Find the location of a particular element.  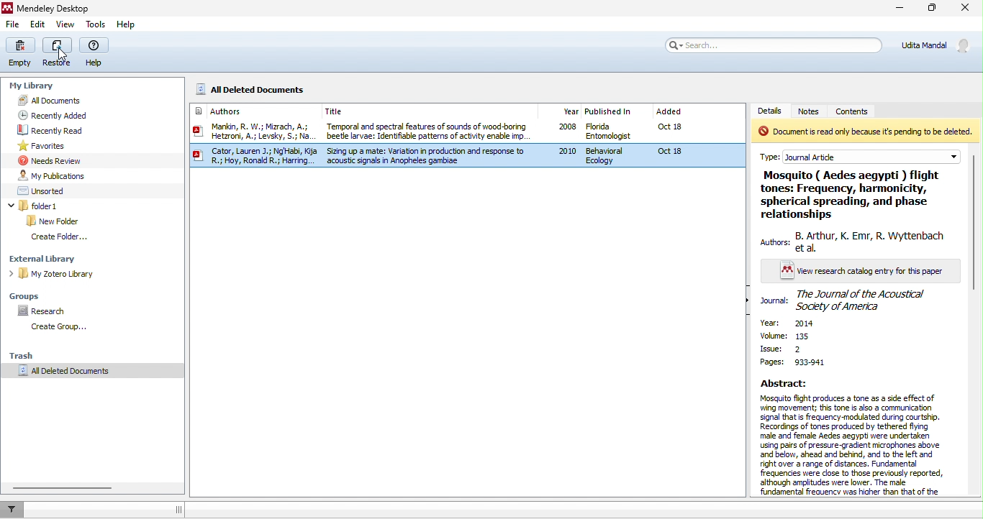

All deleted documents is located at coordinates (265, 88).